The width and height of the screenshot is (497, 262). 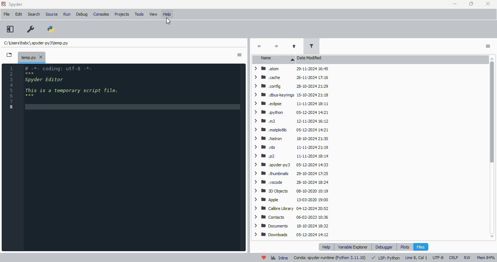 What do you see at coordinates (51, 29) in the screenshot?
I see `PYTHONPATH manager` at bounding box center [51, 29].